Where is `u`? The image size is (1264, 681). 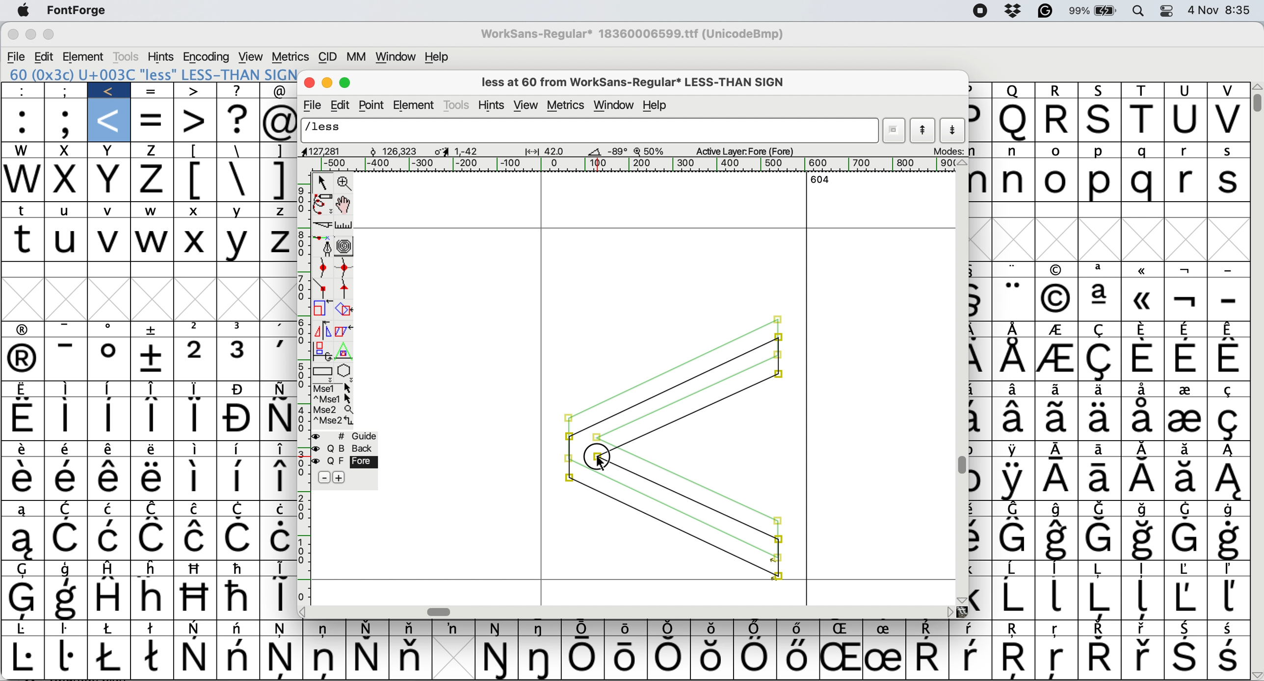 u is located at coordinates (68, 209).